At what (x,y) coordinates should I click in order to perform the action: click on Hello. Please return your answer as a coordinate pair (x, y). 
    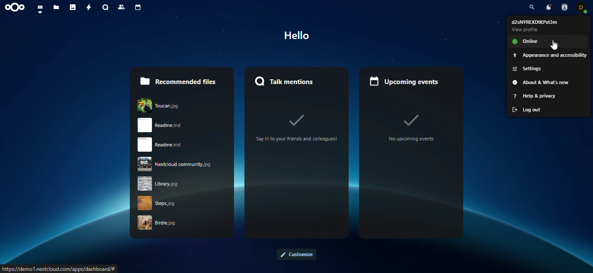
    Looking at the image, I should click on (296, 36).